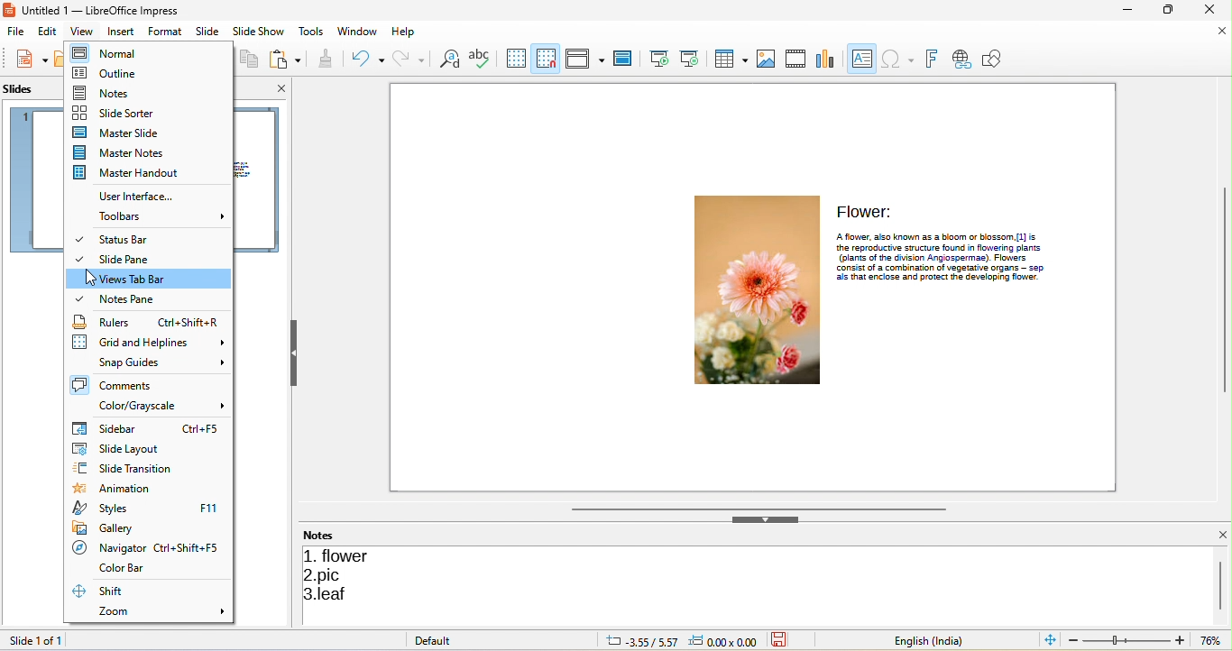  Describe the element at coordinates (295, 353) in the screenshot. I see `hide left side bar` at that location.